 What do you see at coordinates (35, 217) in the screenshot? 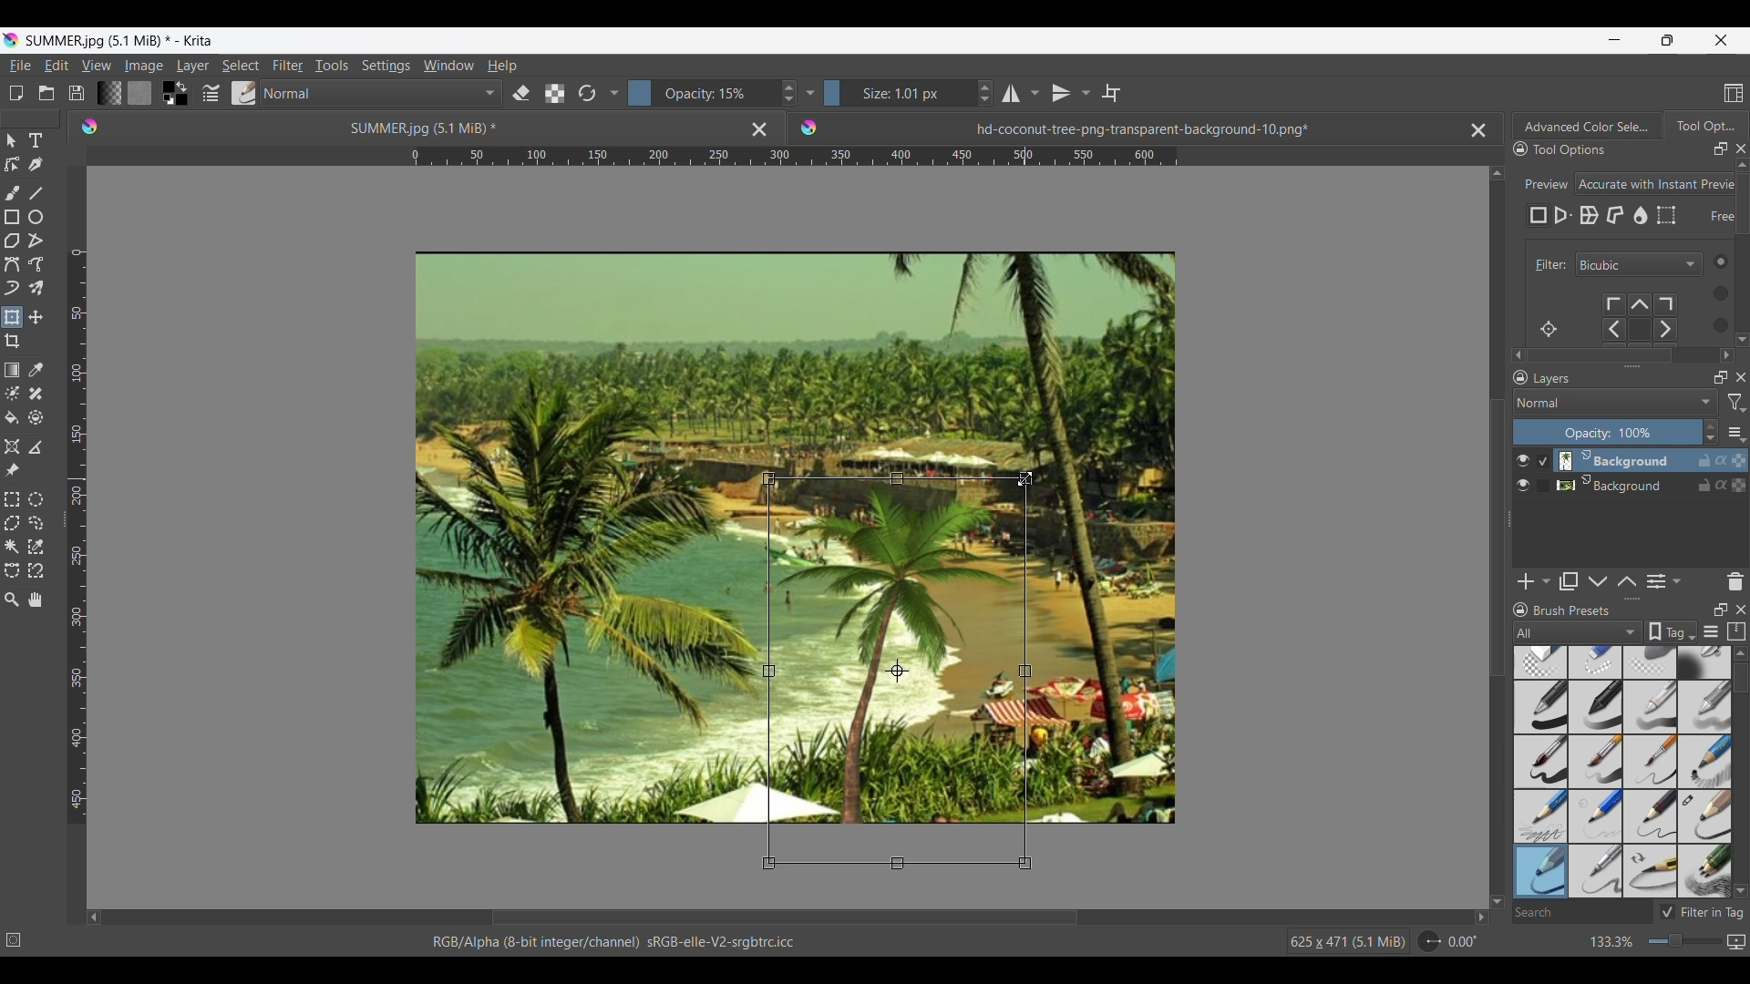
I see `Ellipse tool` at bounding box center [35, 217].